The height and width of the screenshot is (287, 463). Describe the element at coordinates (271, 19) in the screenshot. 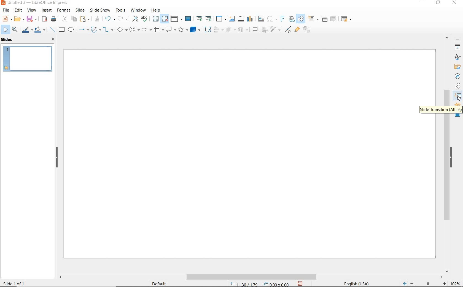

I see `INSERT SPECIAL CHARACTERS` at that location.